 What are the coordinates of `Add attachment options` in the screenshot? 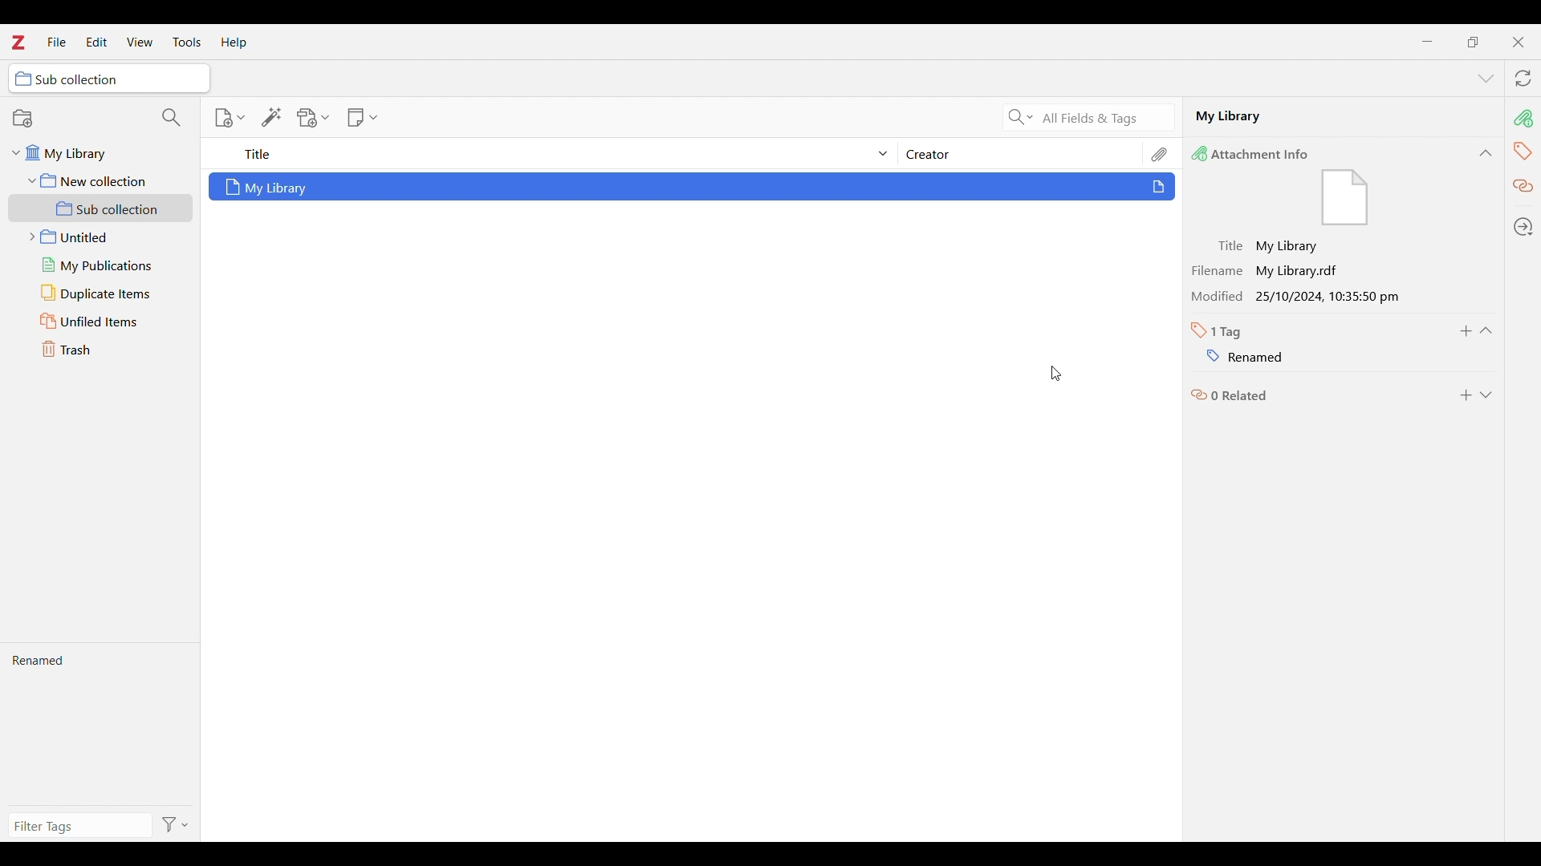 It's located at (314, 118).